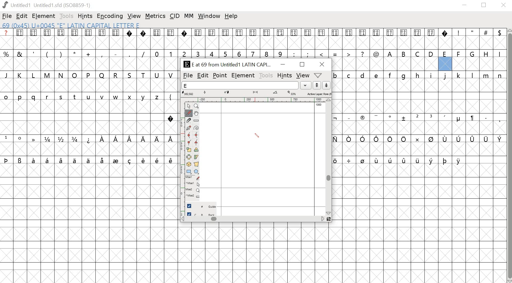  What do you see at coordinates (253, 33) in the screenshot?
I see `special characters and symbols` at bounding box center [253, 33].